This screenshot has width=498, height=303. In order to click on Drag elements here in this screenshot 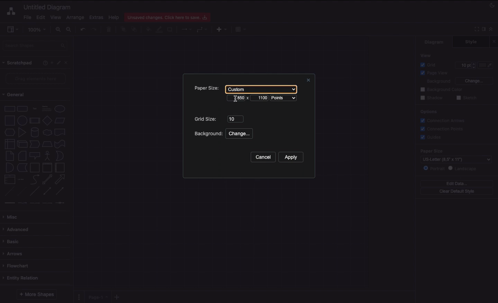, I will do `click(37, 79)`.